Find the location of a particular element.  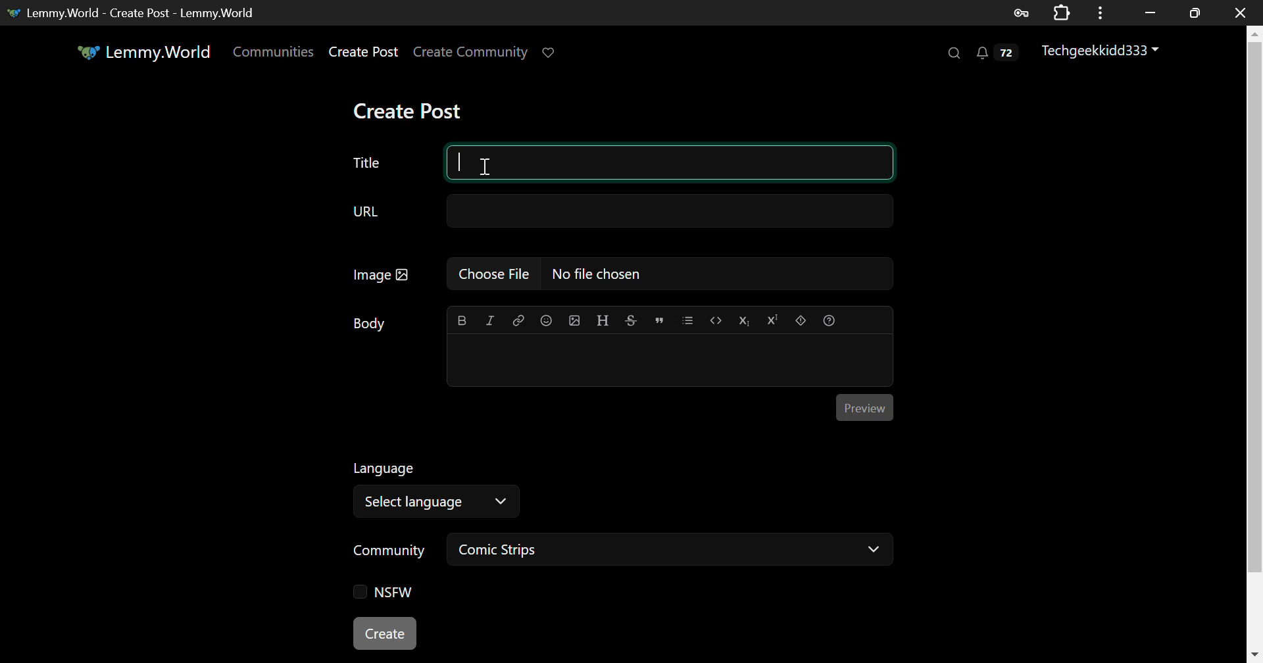

Restore Down is located at coordinates (1151, 11).